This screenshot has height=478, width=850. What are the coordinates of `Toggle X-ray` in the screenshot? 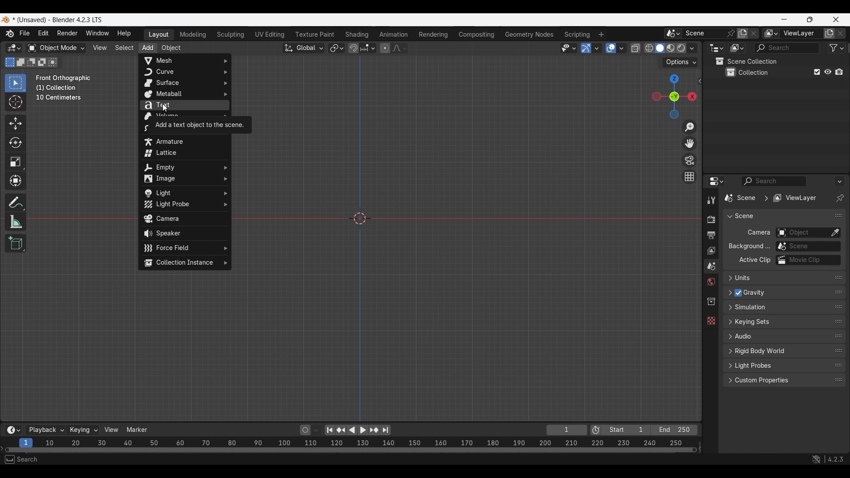 It's located at (636, 48).